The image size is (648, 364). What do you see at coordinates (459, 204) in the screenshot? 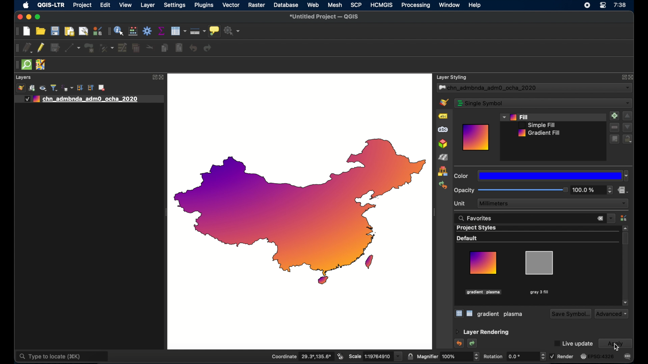
I see `unit` at bounding box center [459, 204].